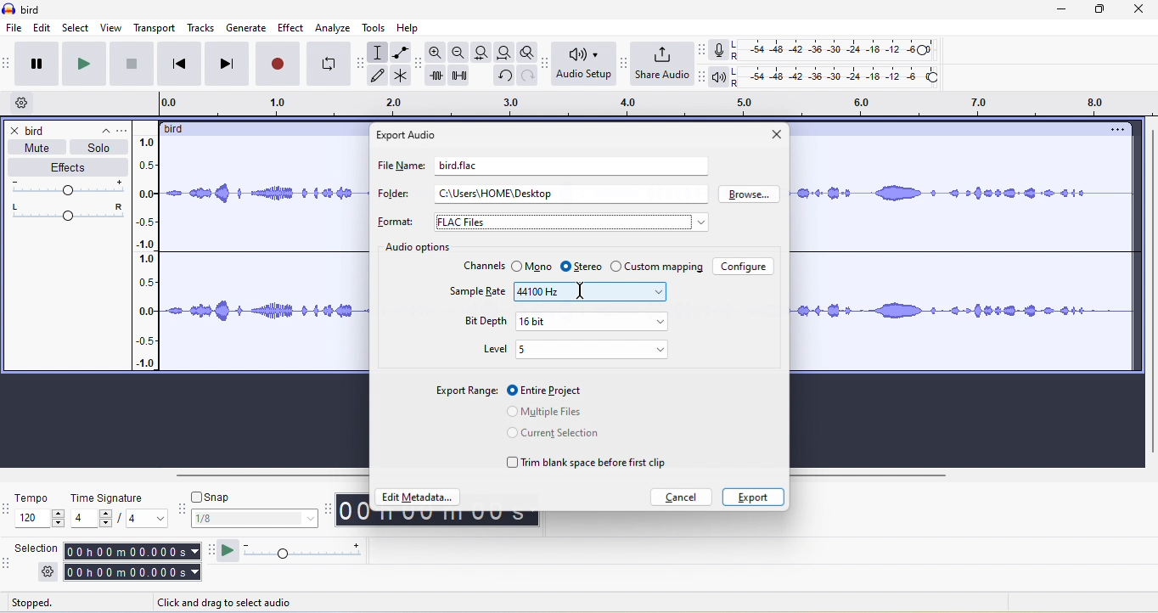 This screenshot has height=613, width=1158. What do you see at coordinates (43, 29) in the screenshot?
I see `edit` at bounding box center [43, 29].